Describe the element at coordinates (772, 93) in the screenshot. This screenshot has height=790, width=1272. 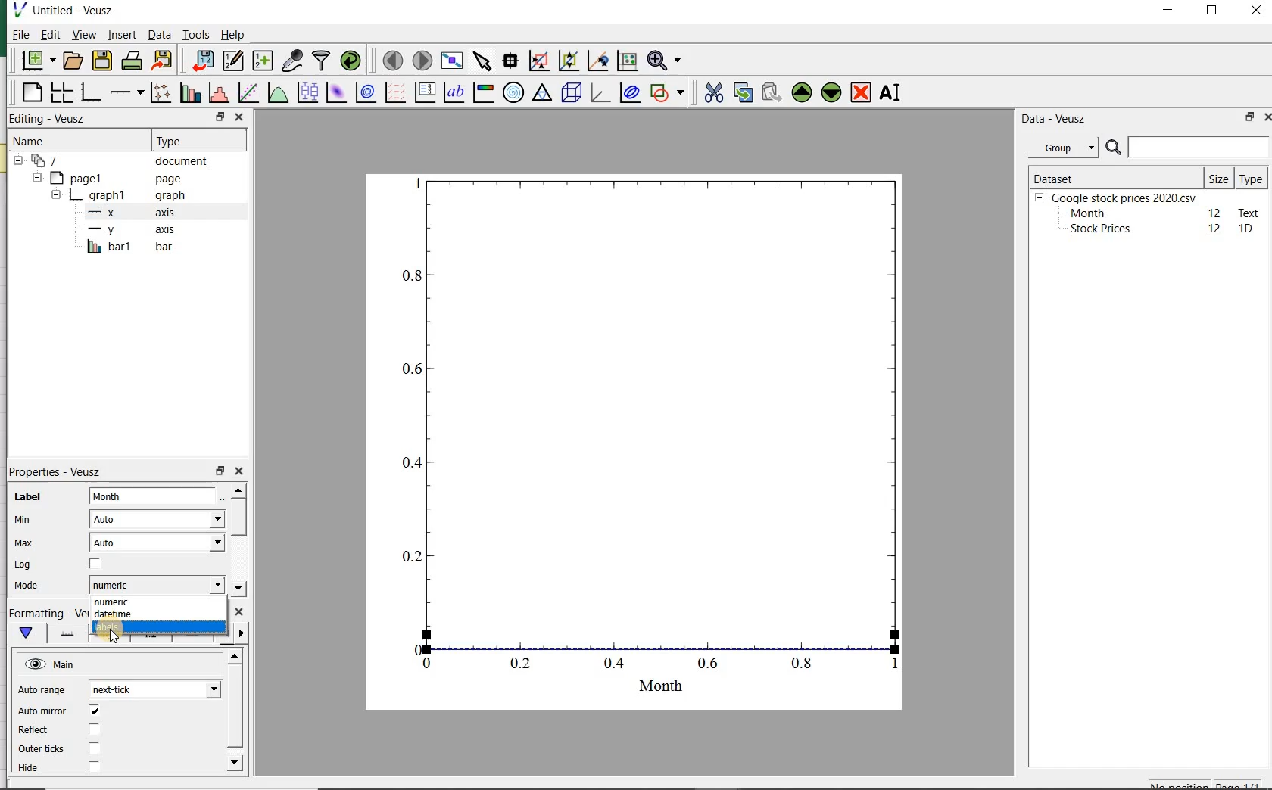
I see `paste widget from the clipboard` at that location.